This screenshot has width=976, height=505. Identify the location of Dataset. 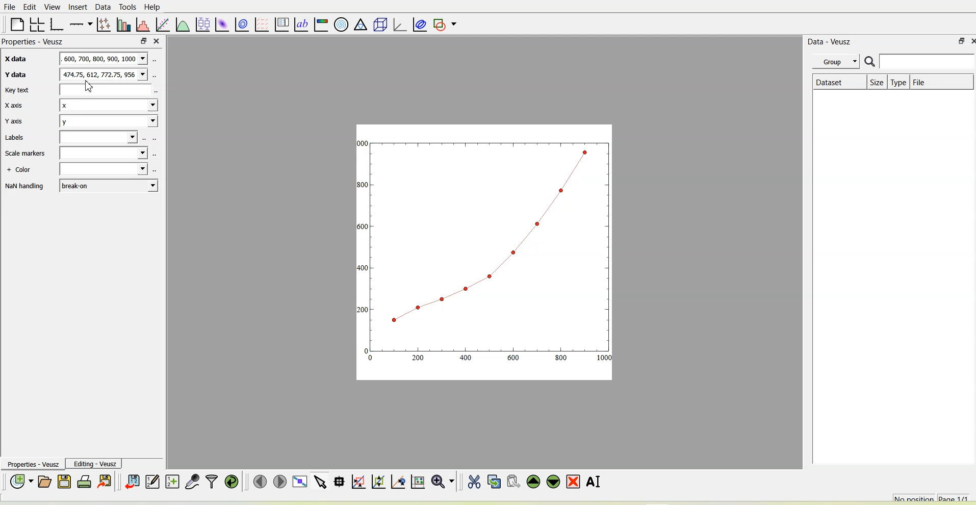
(839, 81).